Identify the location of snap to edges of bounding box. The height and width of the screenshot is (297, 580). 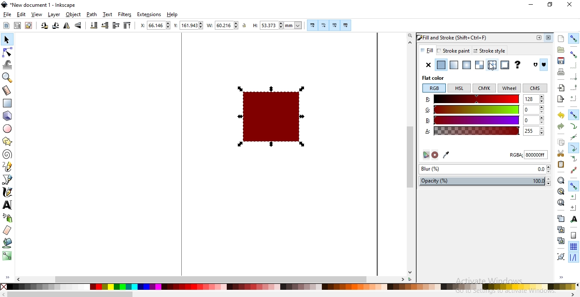
(573, 65).